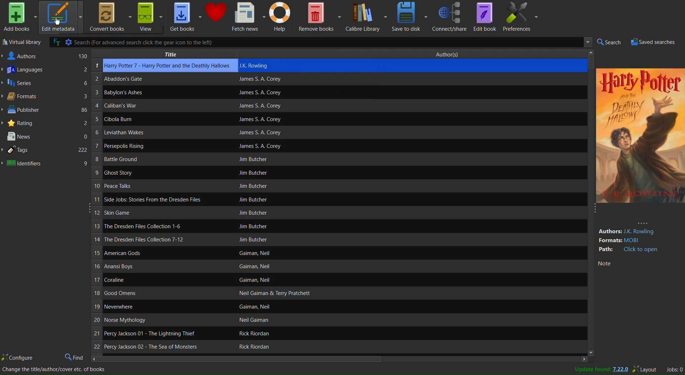 The height and width of the screenshot is (375, 685). I want to click on Author’s name, so click(280, 321).